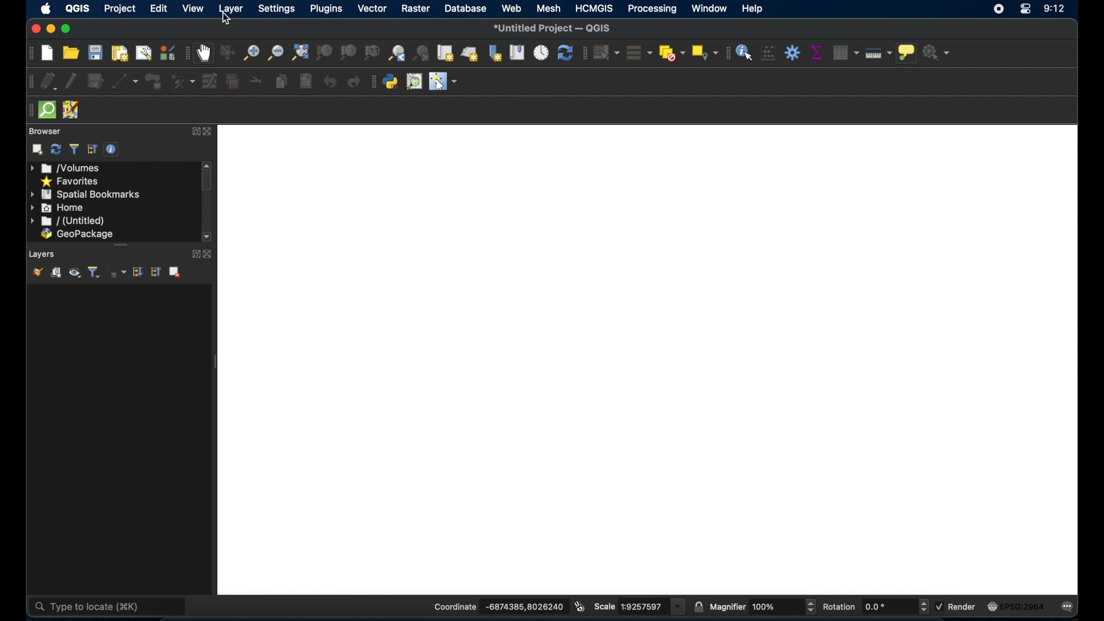 Image resolution: width=1104 pixels, height=621 pixels. I want to click on select by location, so click(706, 52).